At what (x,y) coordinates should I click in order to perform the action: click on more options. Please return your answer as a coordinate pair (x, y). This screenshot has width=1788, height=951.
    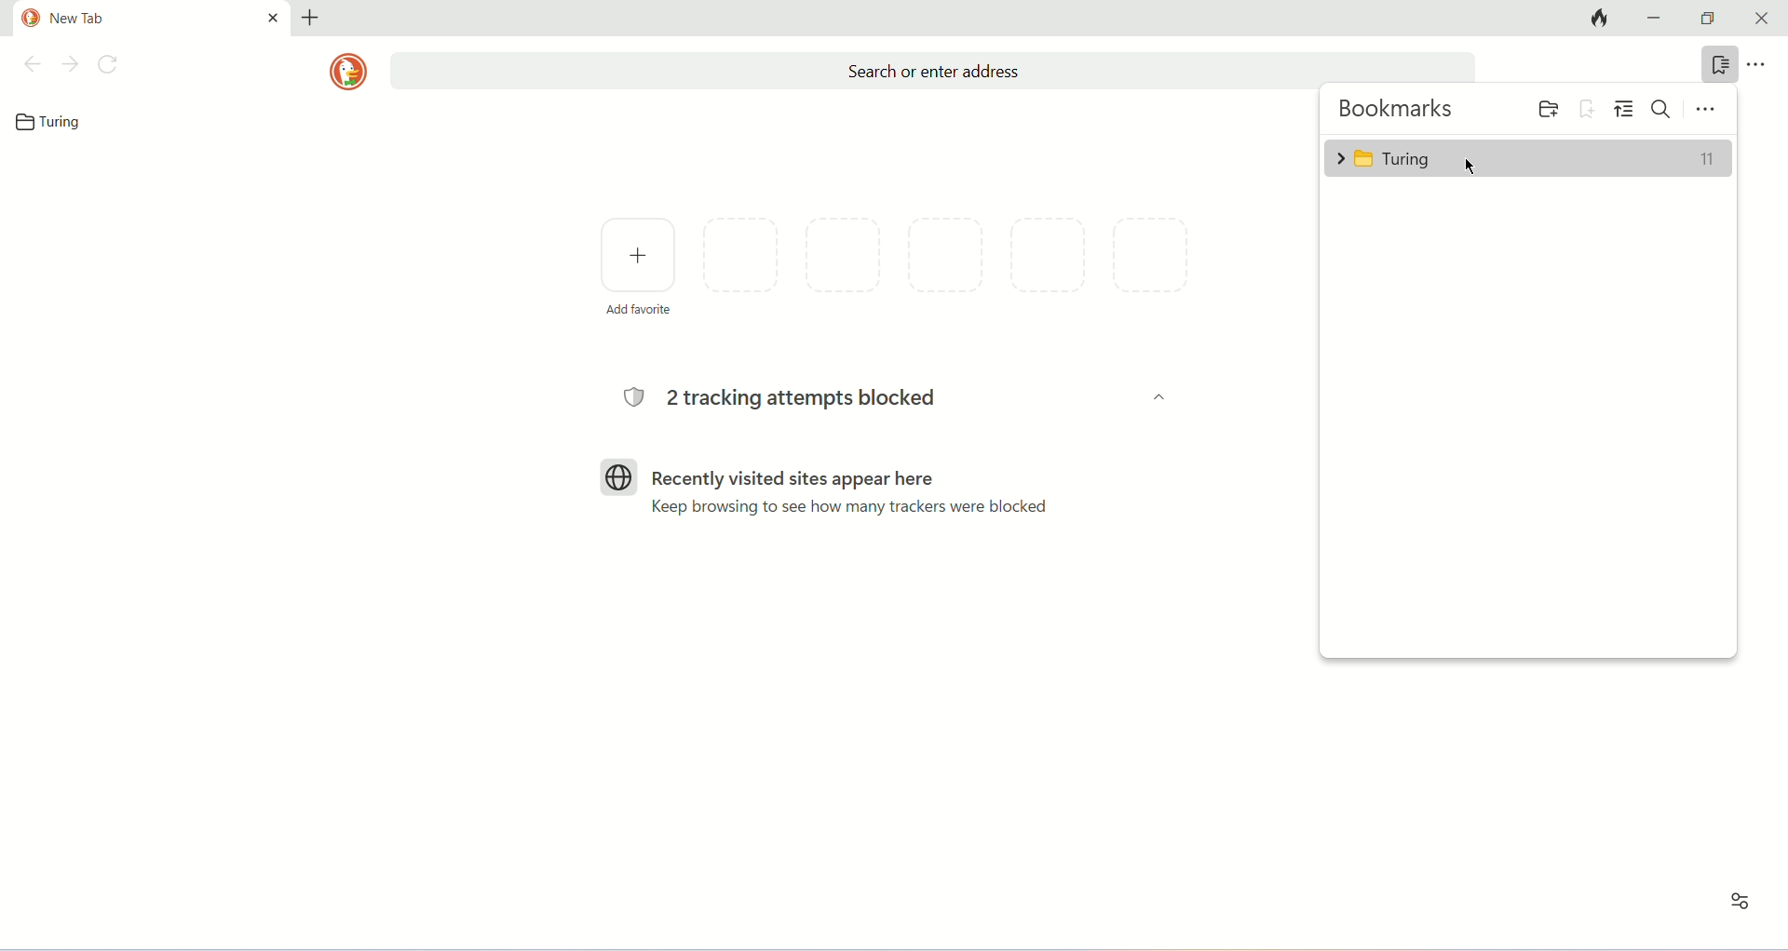
    Looking at the image, I should click on (1759, 63).